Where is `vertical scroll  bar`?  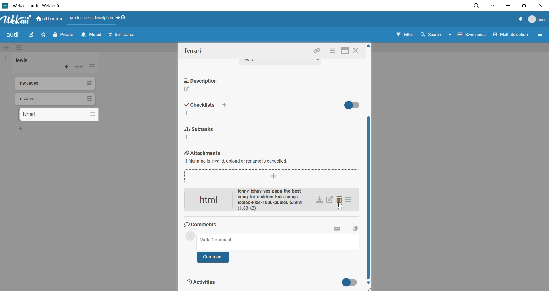 vertical scroll  bar is located at coordinates (368, 197).